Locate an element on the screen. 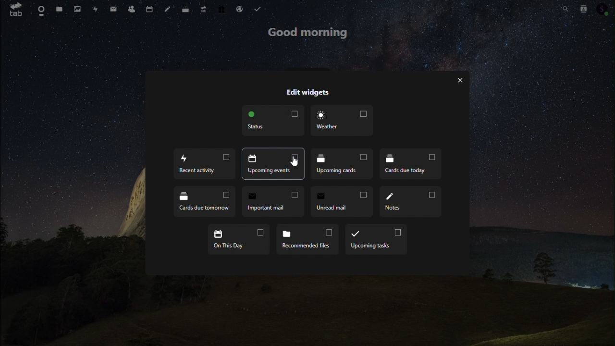  Upcoming cards is located at coordinates (341, 162).